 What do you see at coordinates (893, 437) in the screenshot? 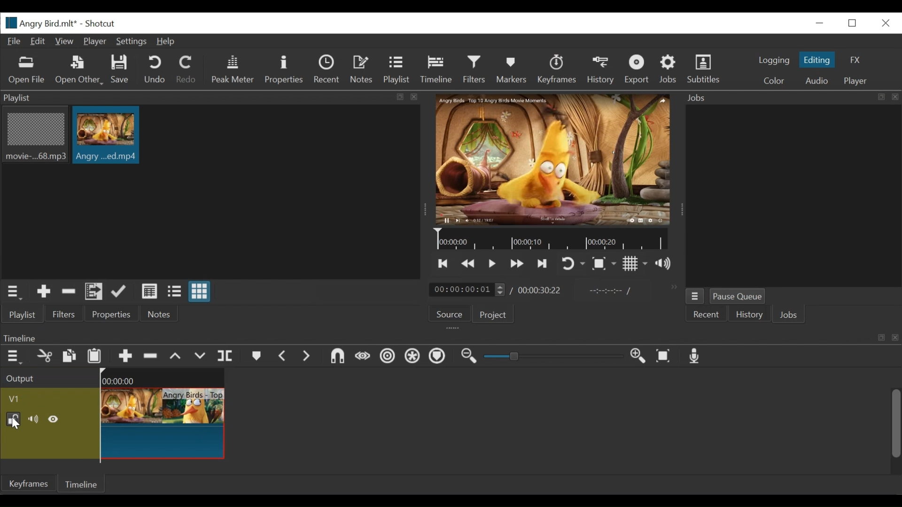
I see `vertical scroll bar` at bounding box center [893, 437].